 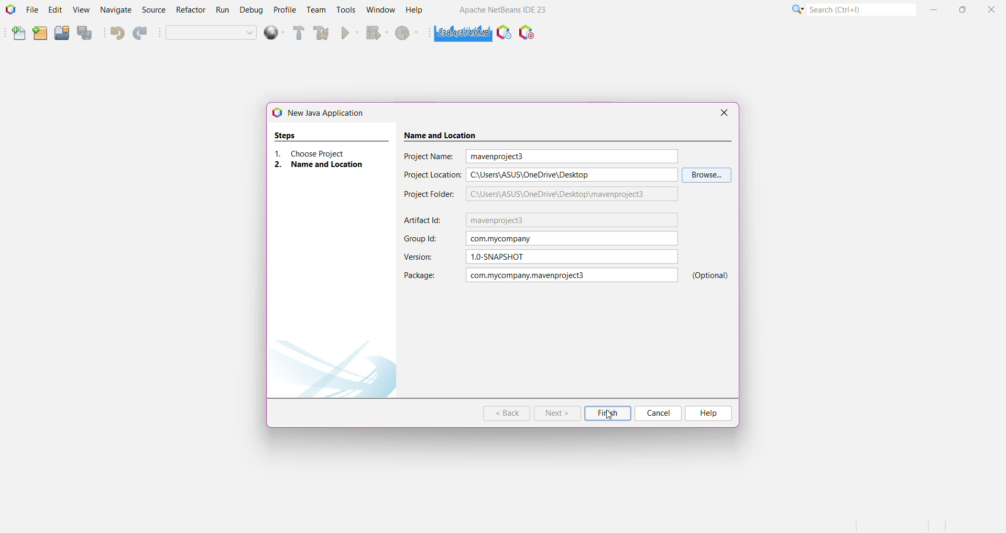 What do you see at coordinates (934, 10) in the screenshot?
I see `Minimize` at bounding box center [934, 10].